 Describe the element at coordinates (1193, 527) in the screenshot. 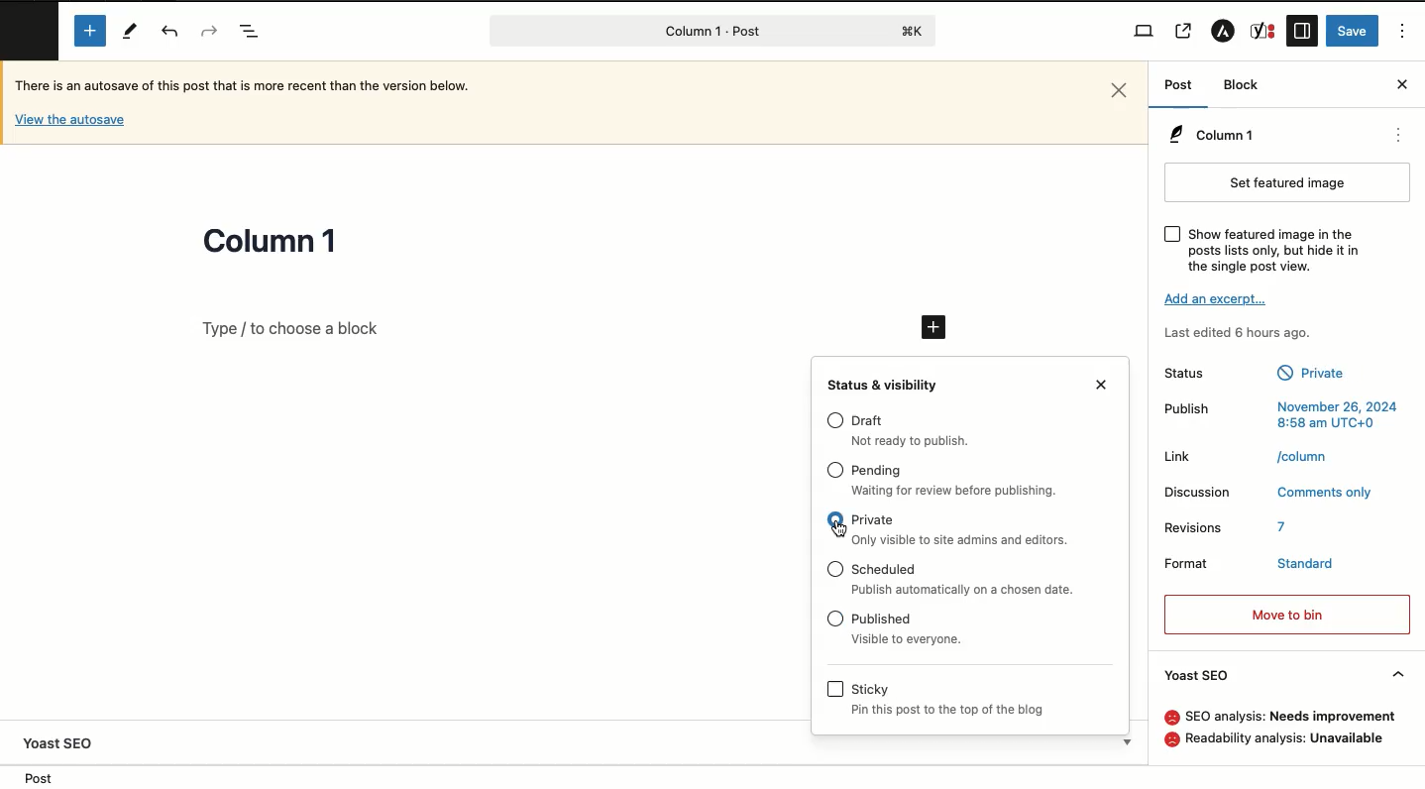

I see `Revisions` at that location.